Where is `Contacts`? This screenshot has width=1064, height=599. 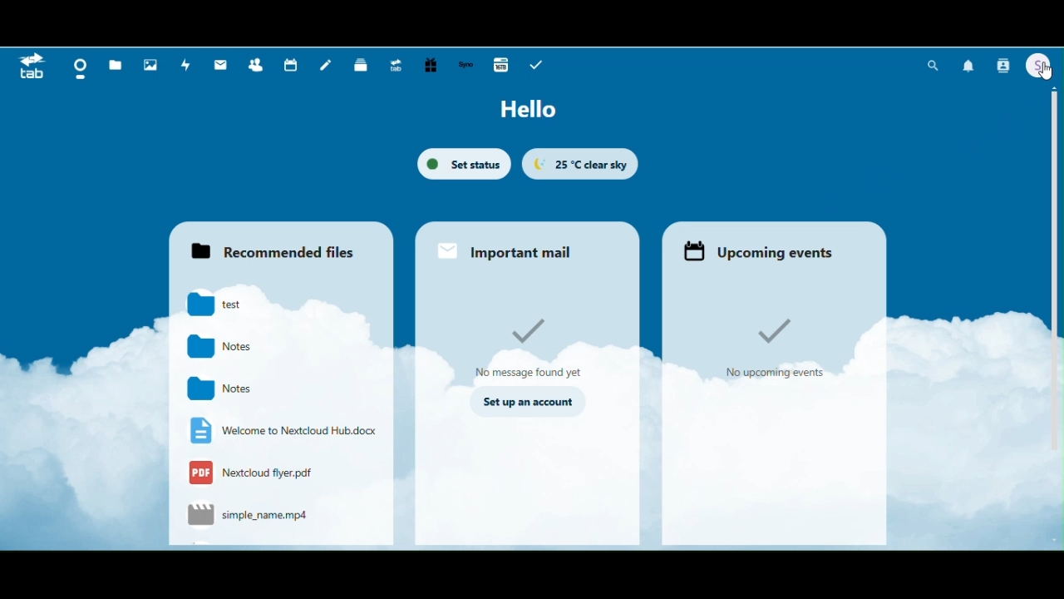 Contacts is located at coordinates (258, 65).